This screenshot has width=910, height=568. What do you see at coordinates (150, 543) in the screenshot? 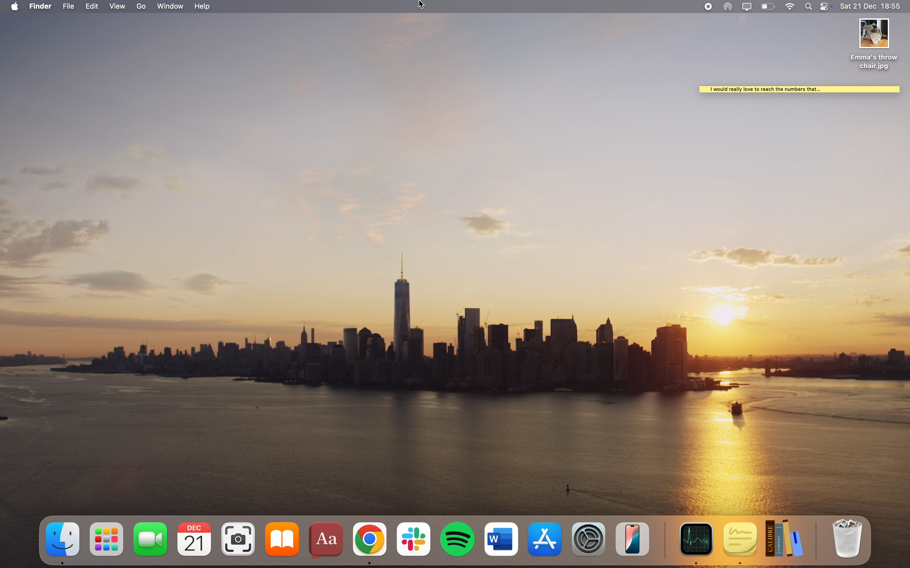
I see `facetime` at bounding box center [150, 543].